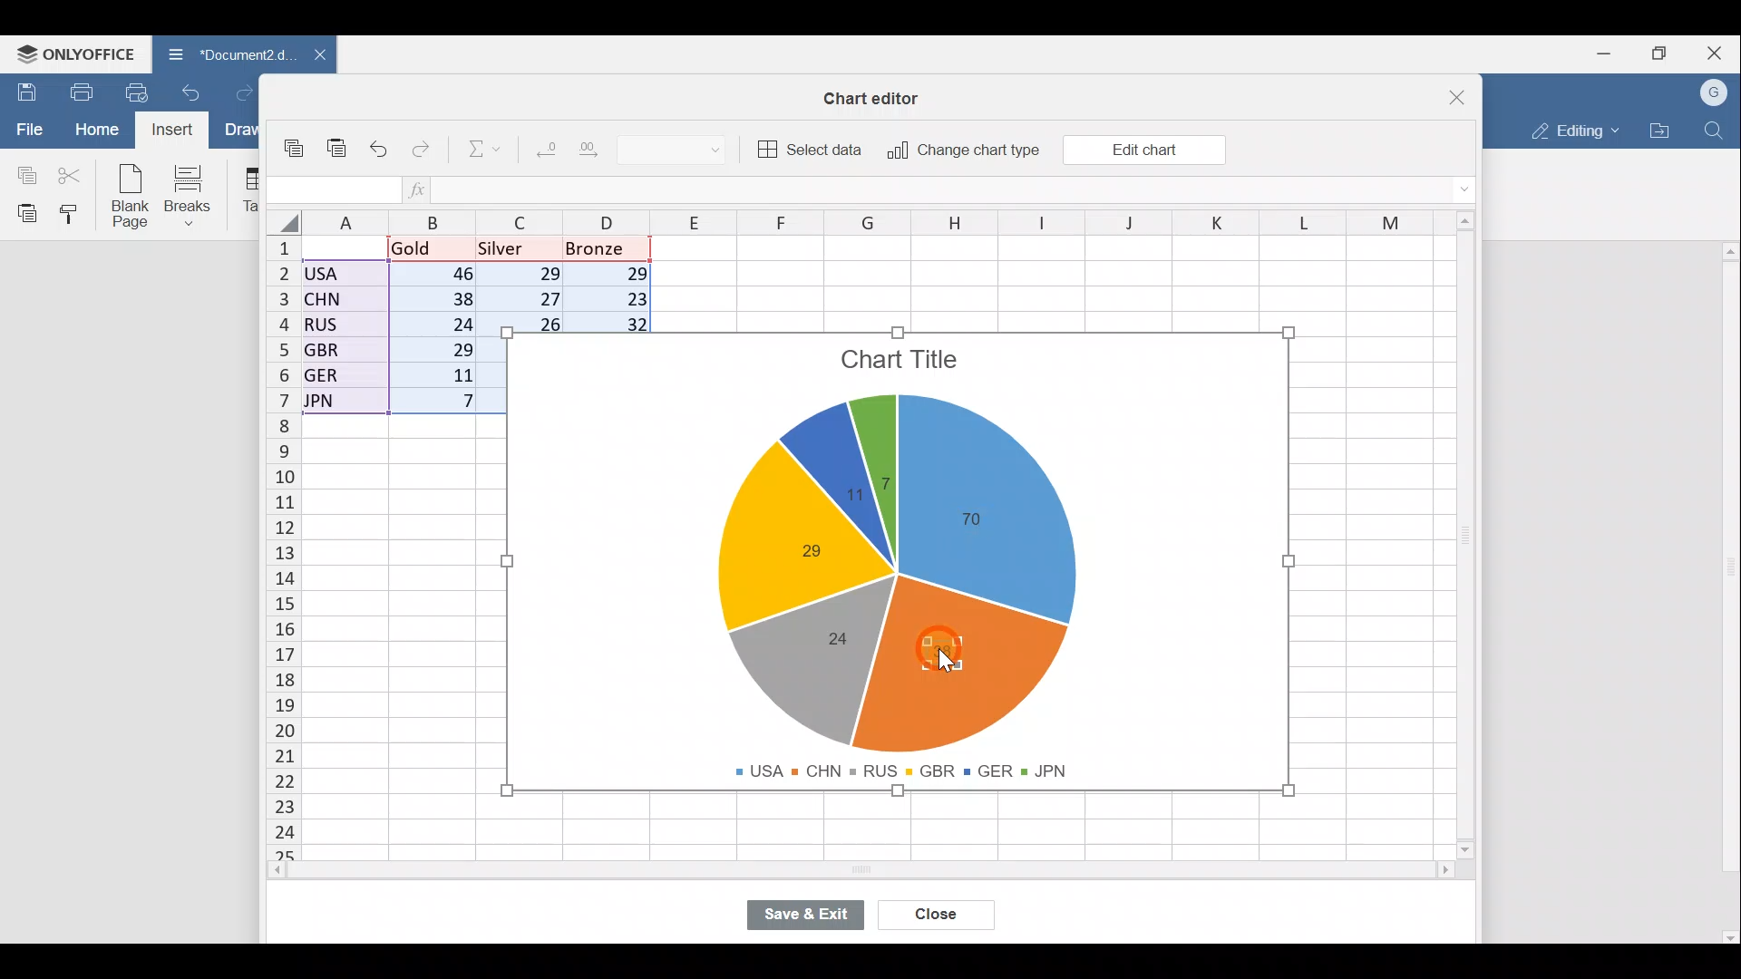  I want to click on Columns, so click(891, 222).